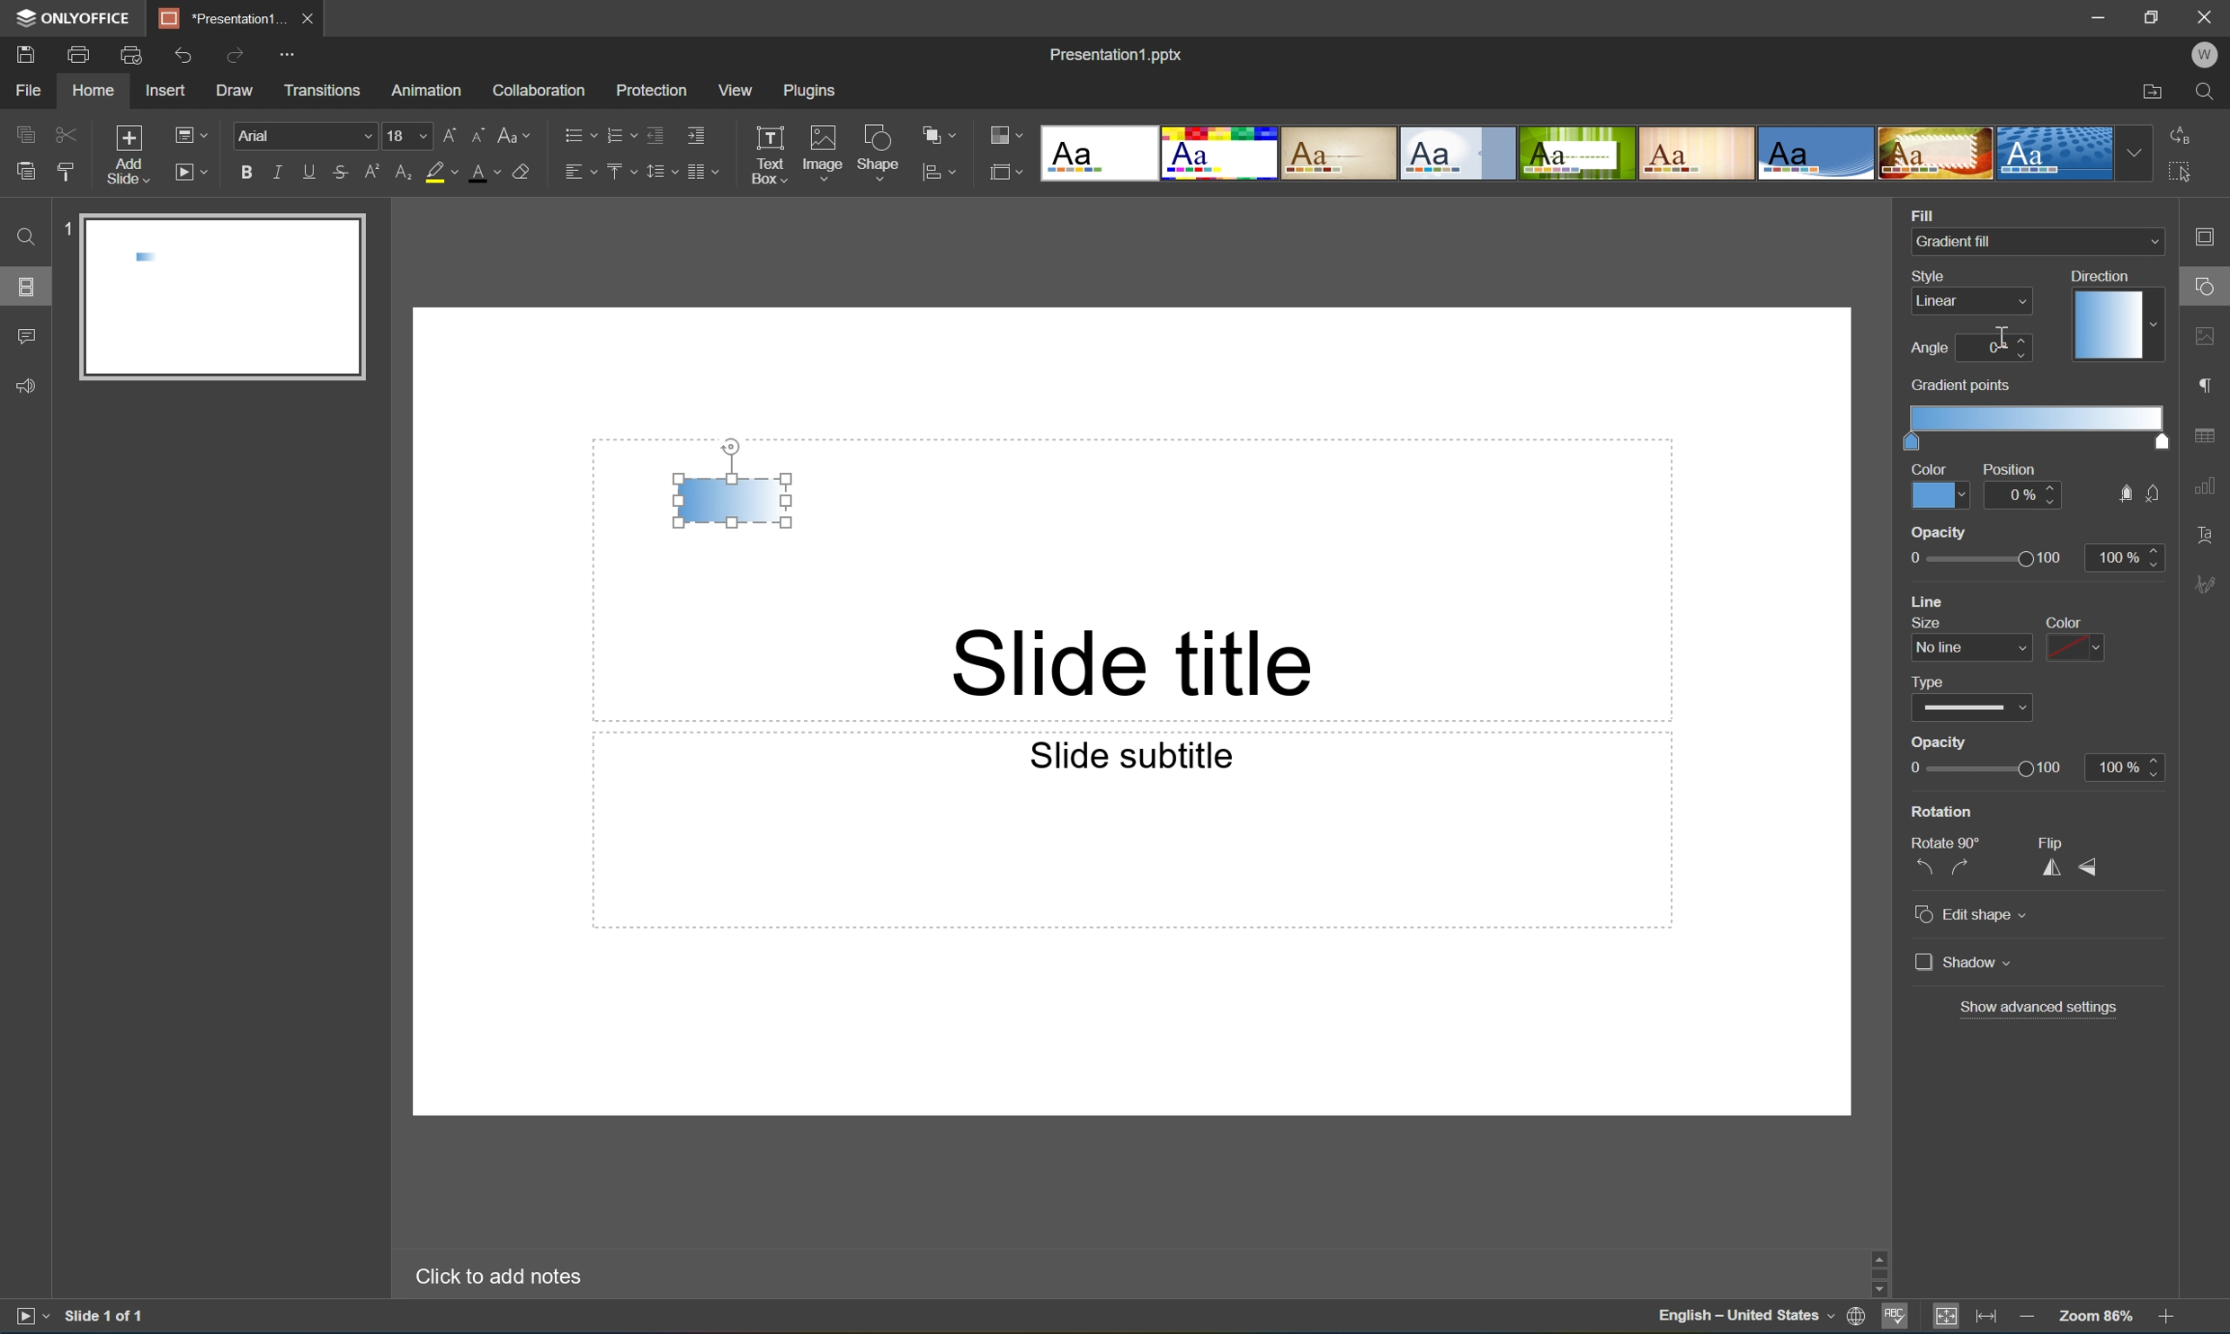 Image resolution: width=2230 pixels, height=1334 pixels. I want to click on Slide subtitle, so click(1127, 753).